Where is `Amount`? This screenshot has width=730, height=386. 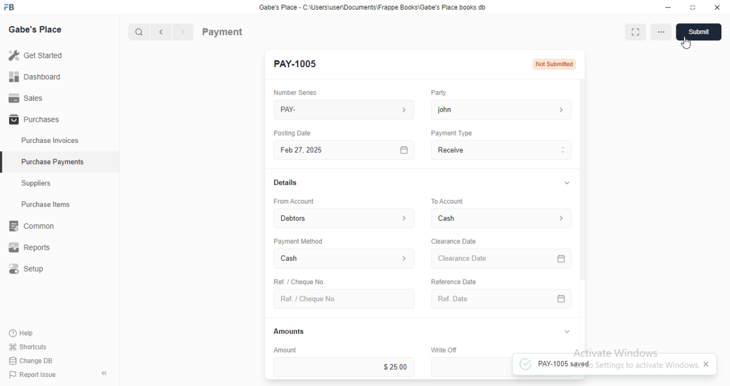
Amount is located at coordinates (283, 350).